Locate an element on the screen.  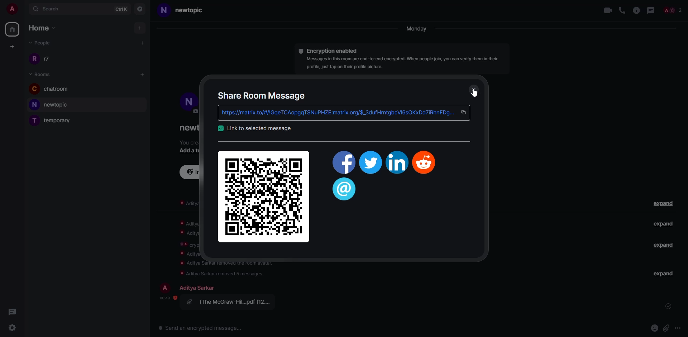
chatroom is located at coordinates (53, 89).